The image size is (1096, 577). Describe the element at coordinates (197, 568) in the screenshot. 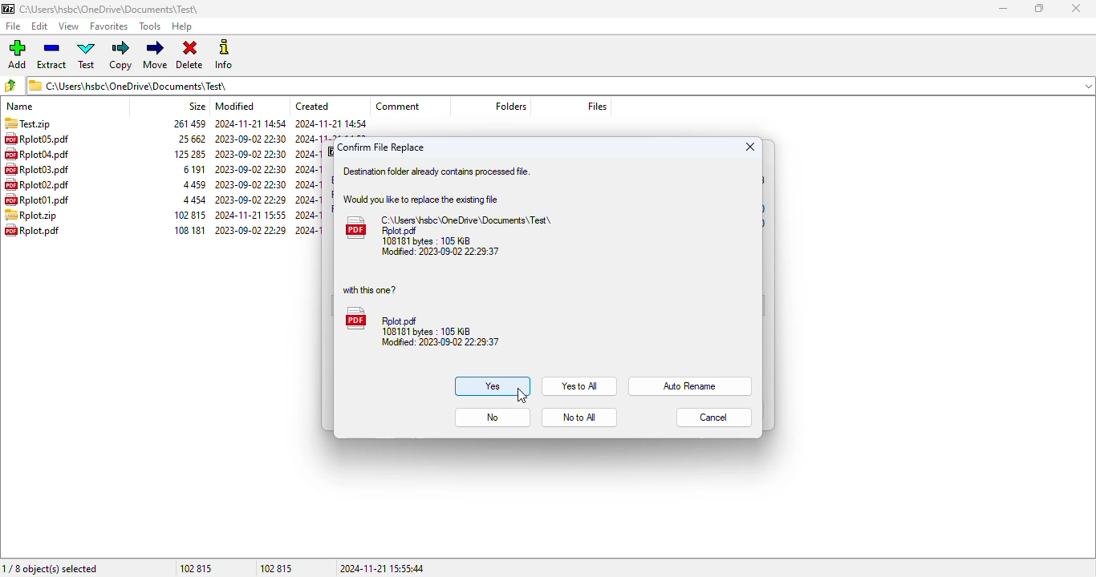

I see `102 815` at that location.